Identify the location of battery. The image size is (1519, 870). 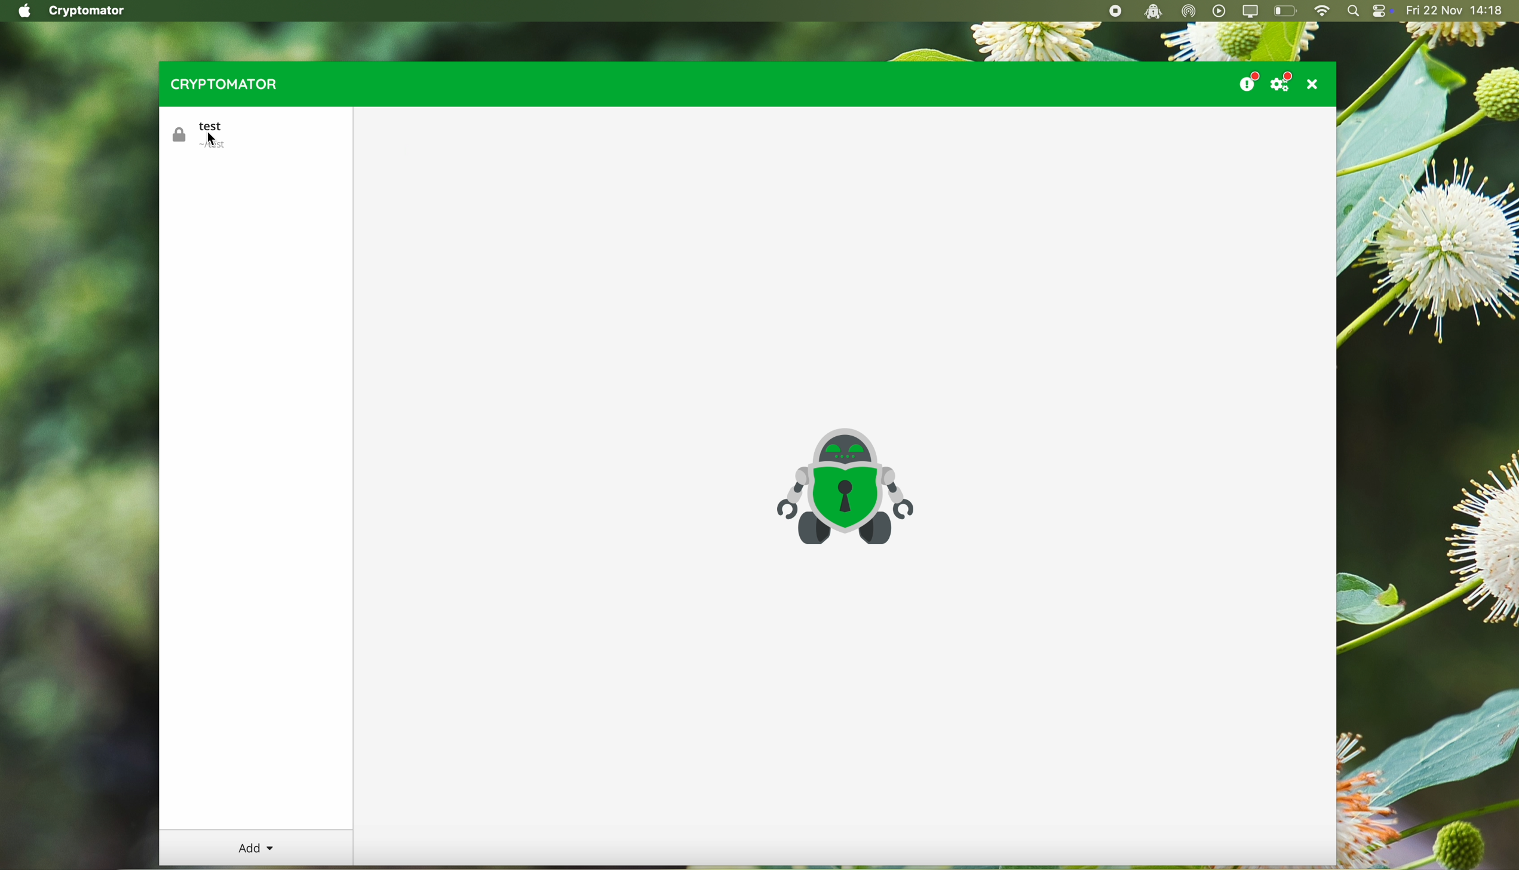
(1286, 12).